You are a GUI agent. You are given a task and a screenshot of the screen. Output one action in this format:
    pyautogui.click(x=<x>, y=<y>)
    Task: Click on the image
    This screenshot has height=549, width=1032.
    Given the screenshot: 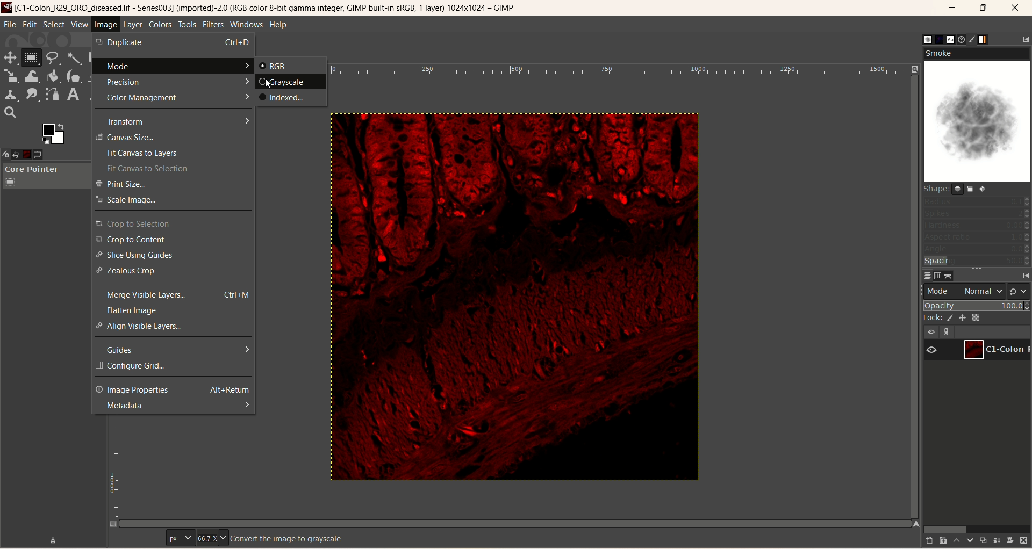 What is the action you would take?
    pyautogui.click(x=514, y=293)
    